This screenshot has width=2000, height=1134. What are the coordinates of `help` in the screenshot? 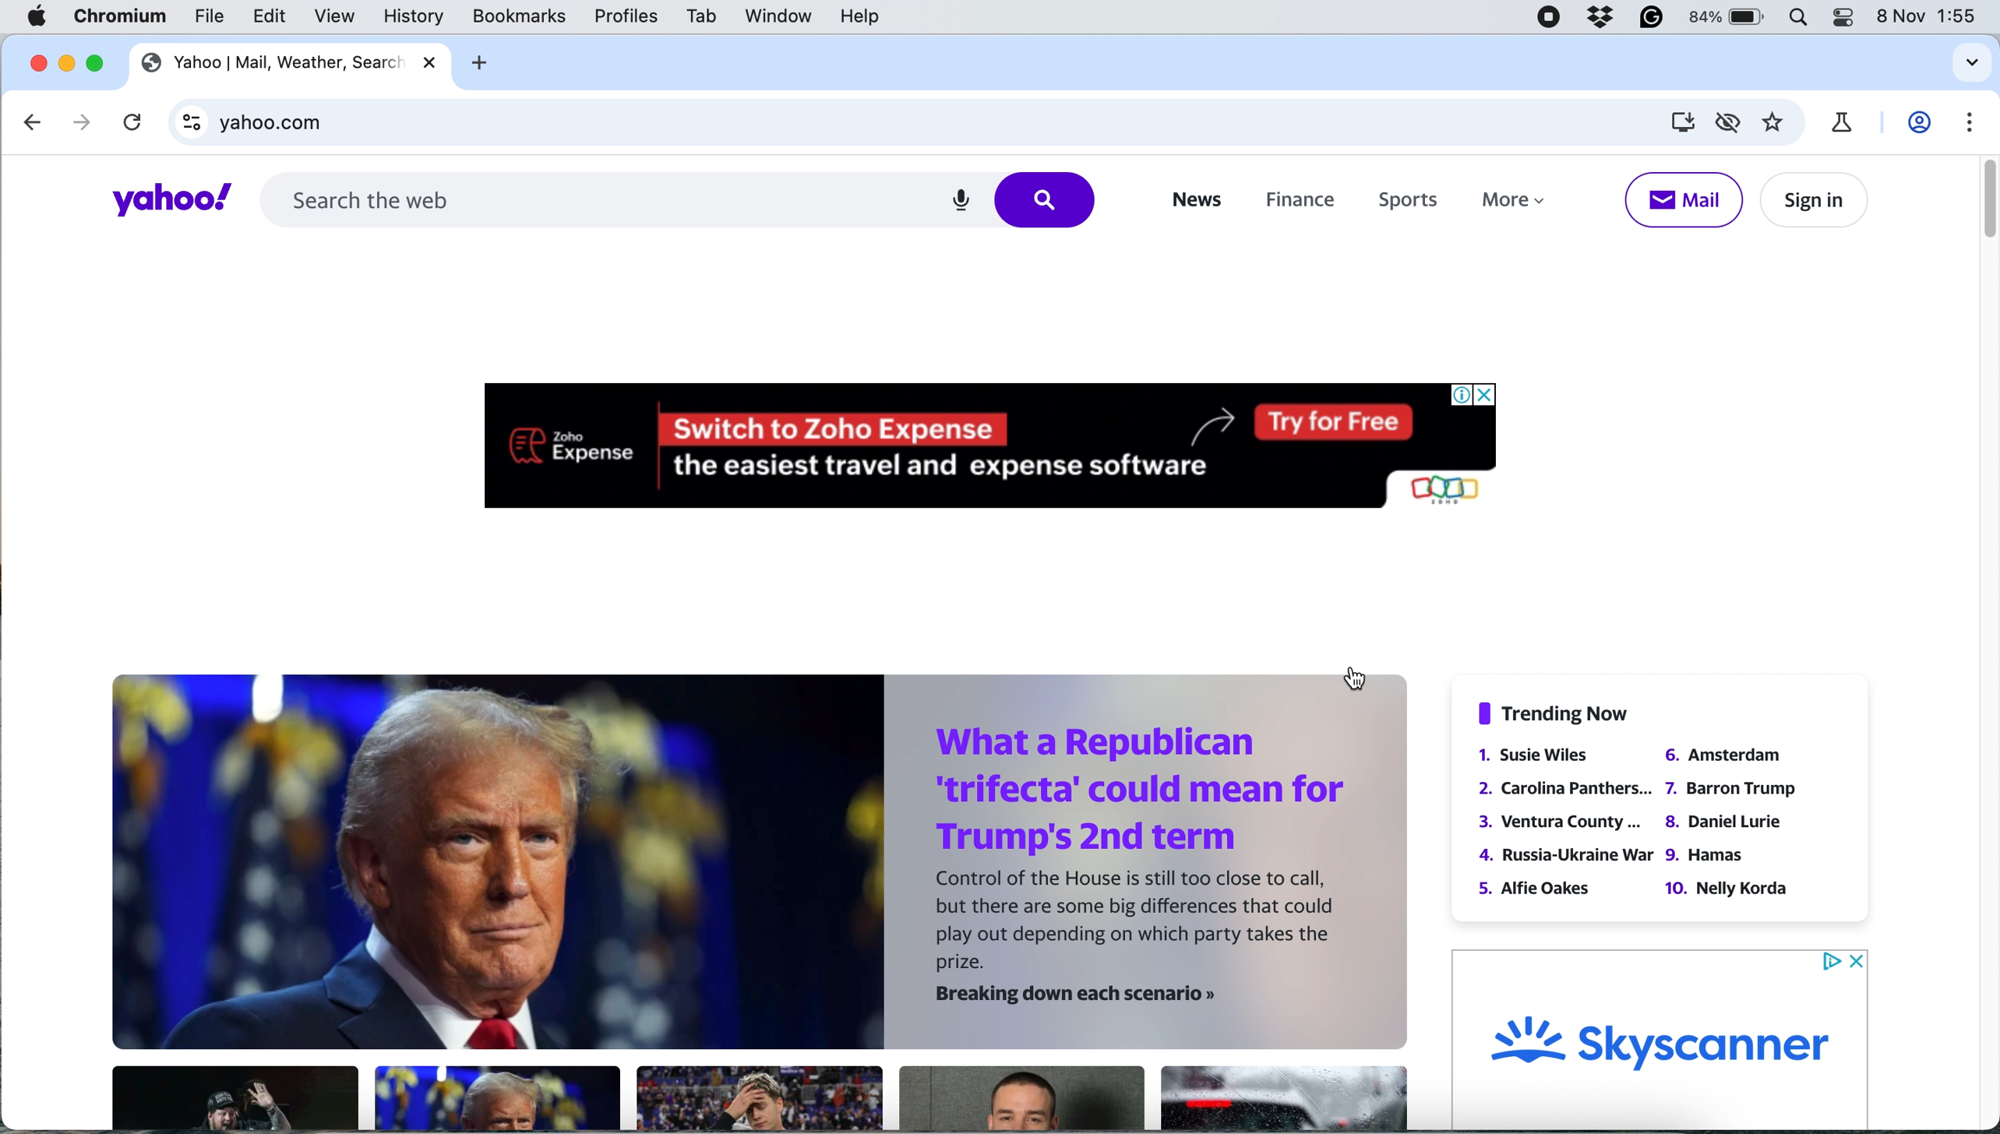 It's located at (855, 16).